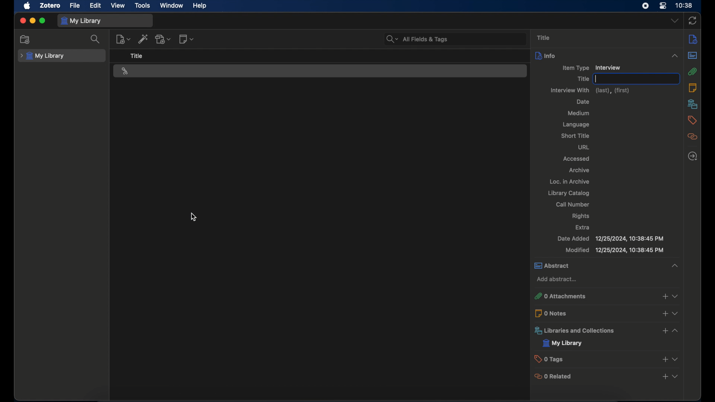 Image resolution: width=715 pixels, height=402 pixels. I want to click on view, so click(678, 314).